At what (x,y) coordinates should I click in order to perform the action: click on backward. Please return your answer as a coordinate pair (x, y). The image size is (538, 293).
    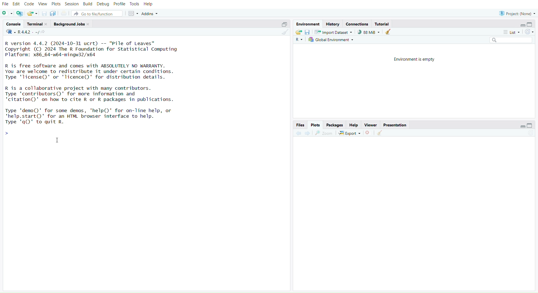
    Looking at the image, I should click on (298, 134).